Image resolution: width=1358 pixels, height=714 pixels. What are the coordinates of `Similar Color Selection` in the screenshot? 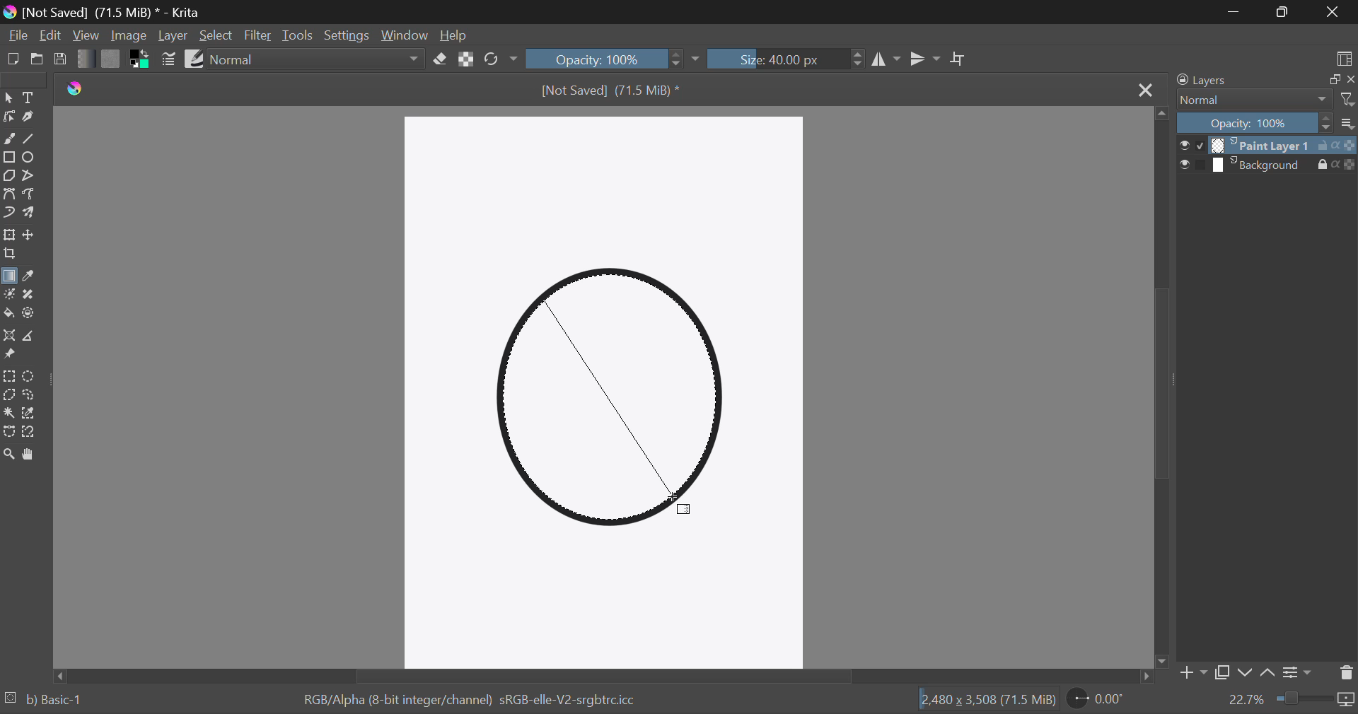 It's located at (35, 412).